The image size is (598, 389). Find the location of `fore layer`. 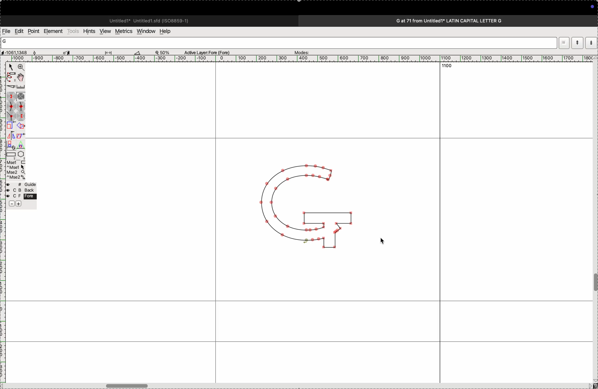

fore layer is located at coordinates (21, 196).